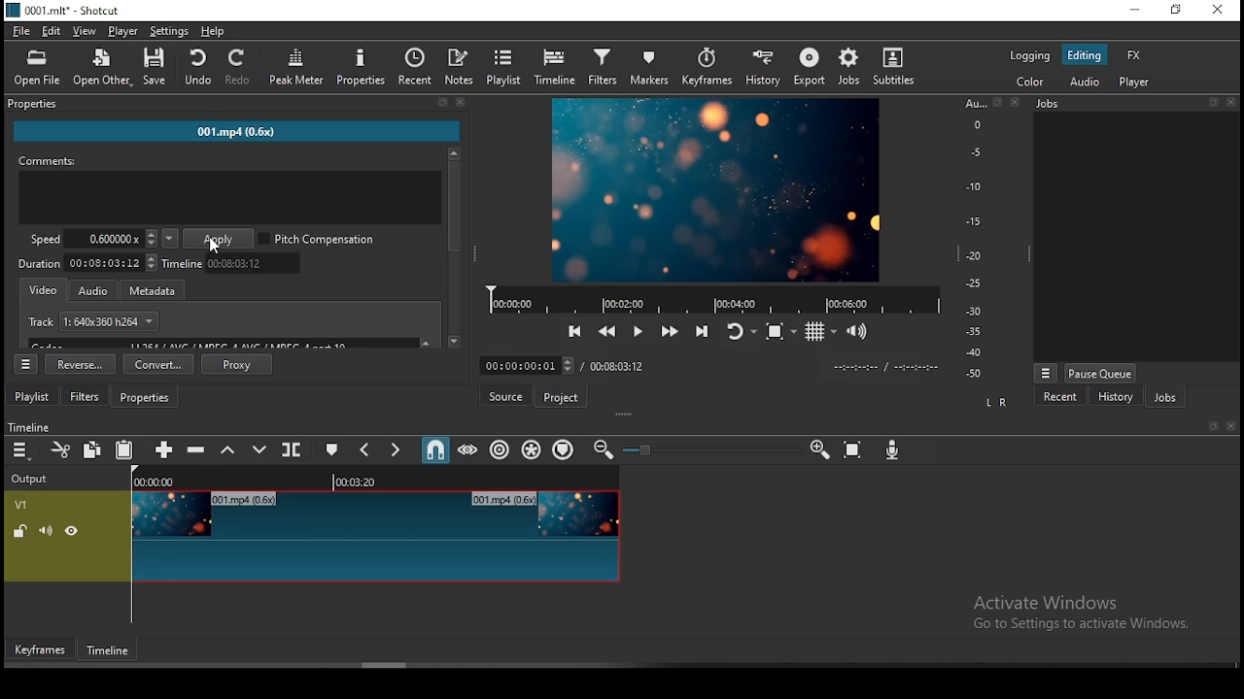 The height and width of the screenshot is (699, 1244). Describe the element at coordinates (259, 450) in the screenshot. I see `overwrite` at that location.